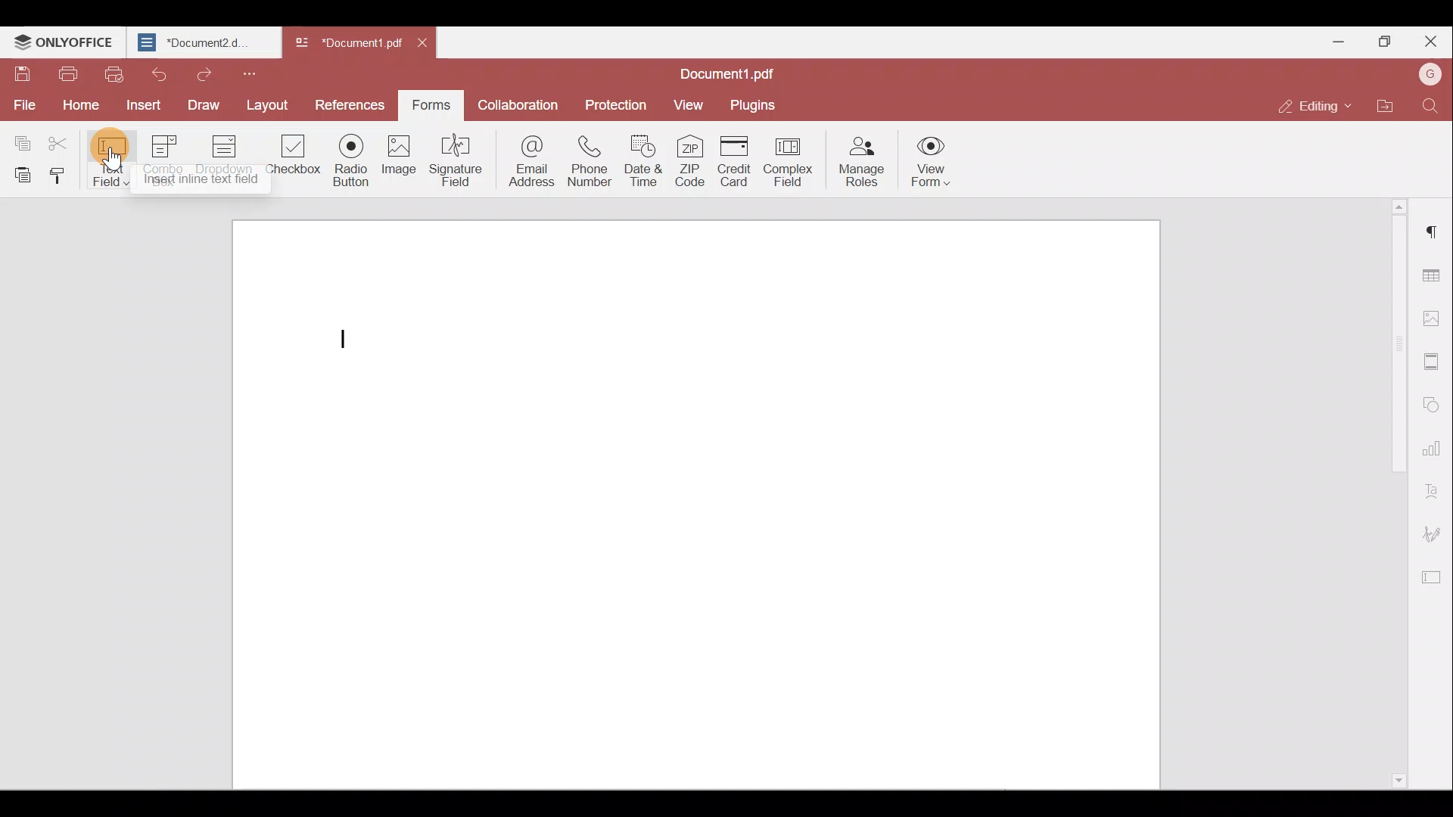  What do you see at coordinates (167, 158) in the screenshot?
I see `Combo box` at bounding box center [167, 158].